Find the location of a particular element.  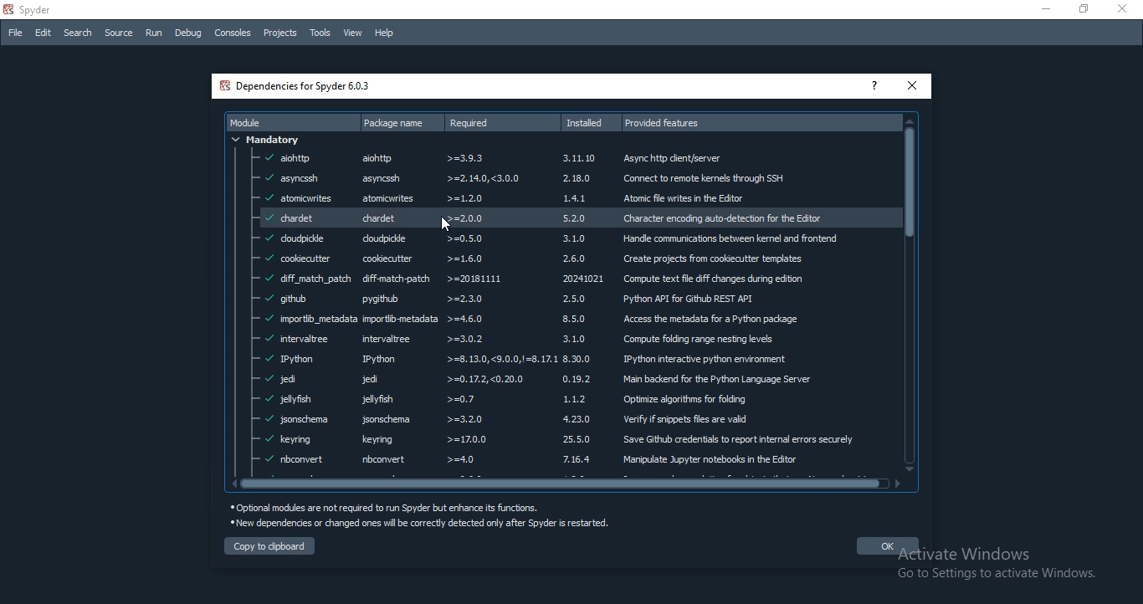

scroll bar is located at coordinates (571, 483).